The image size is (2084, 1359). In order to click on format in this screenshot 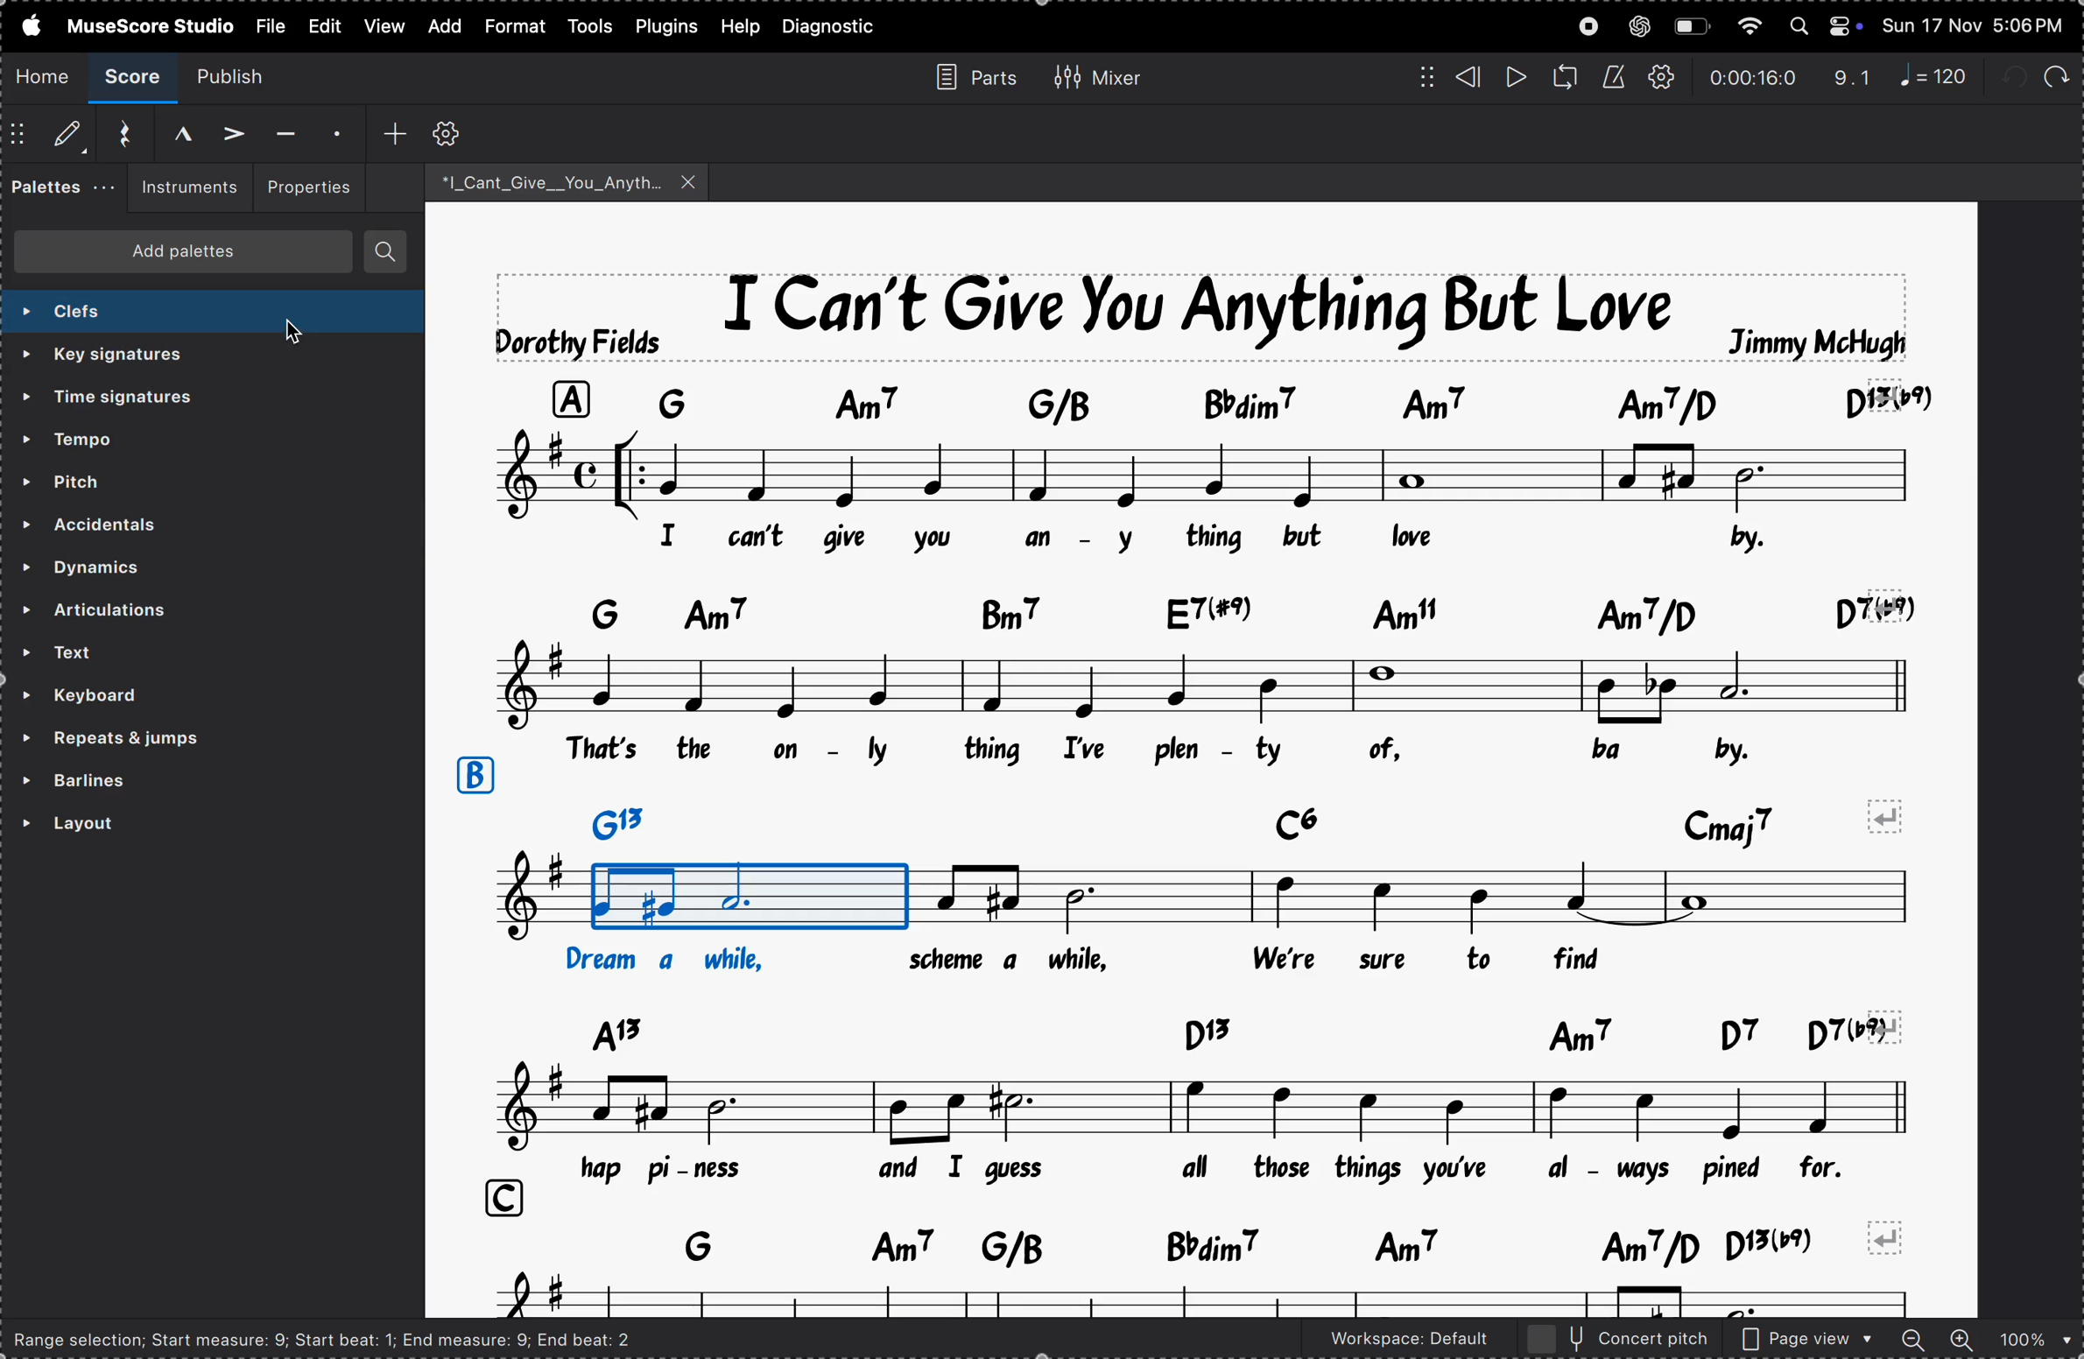, I will do `click(512, 27)`.